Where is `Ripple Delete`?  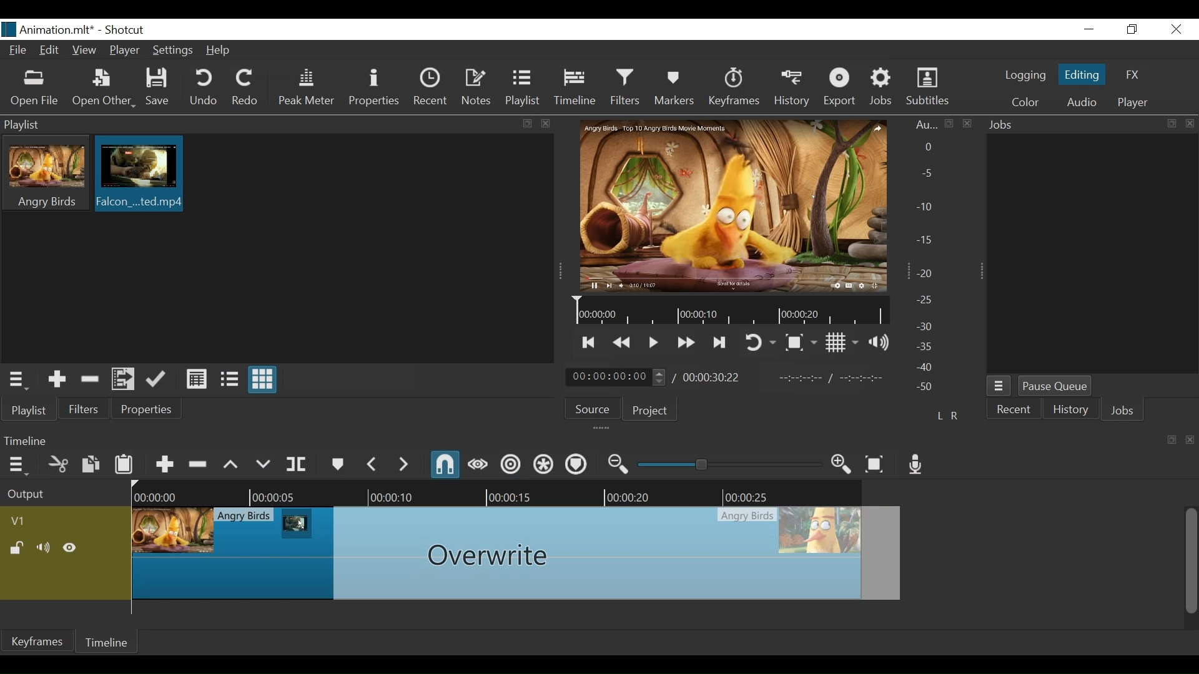 Ripple Delete is located at coordinates (199, 462).